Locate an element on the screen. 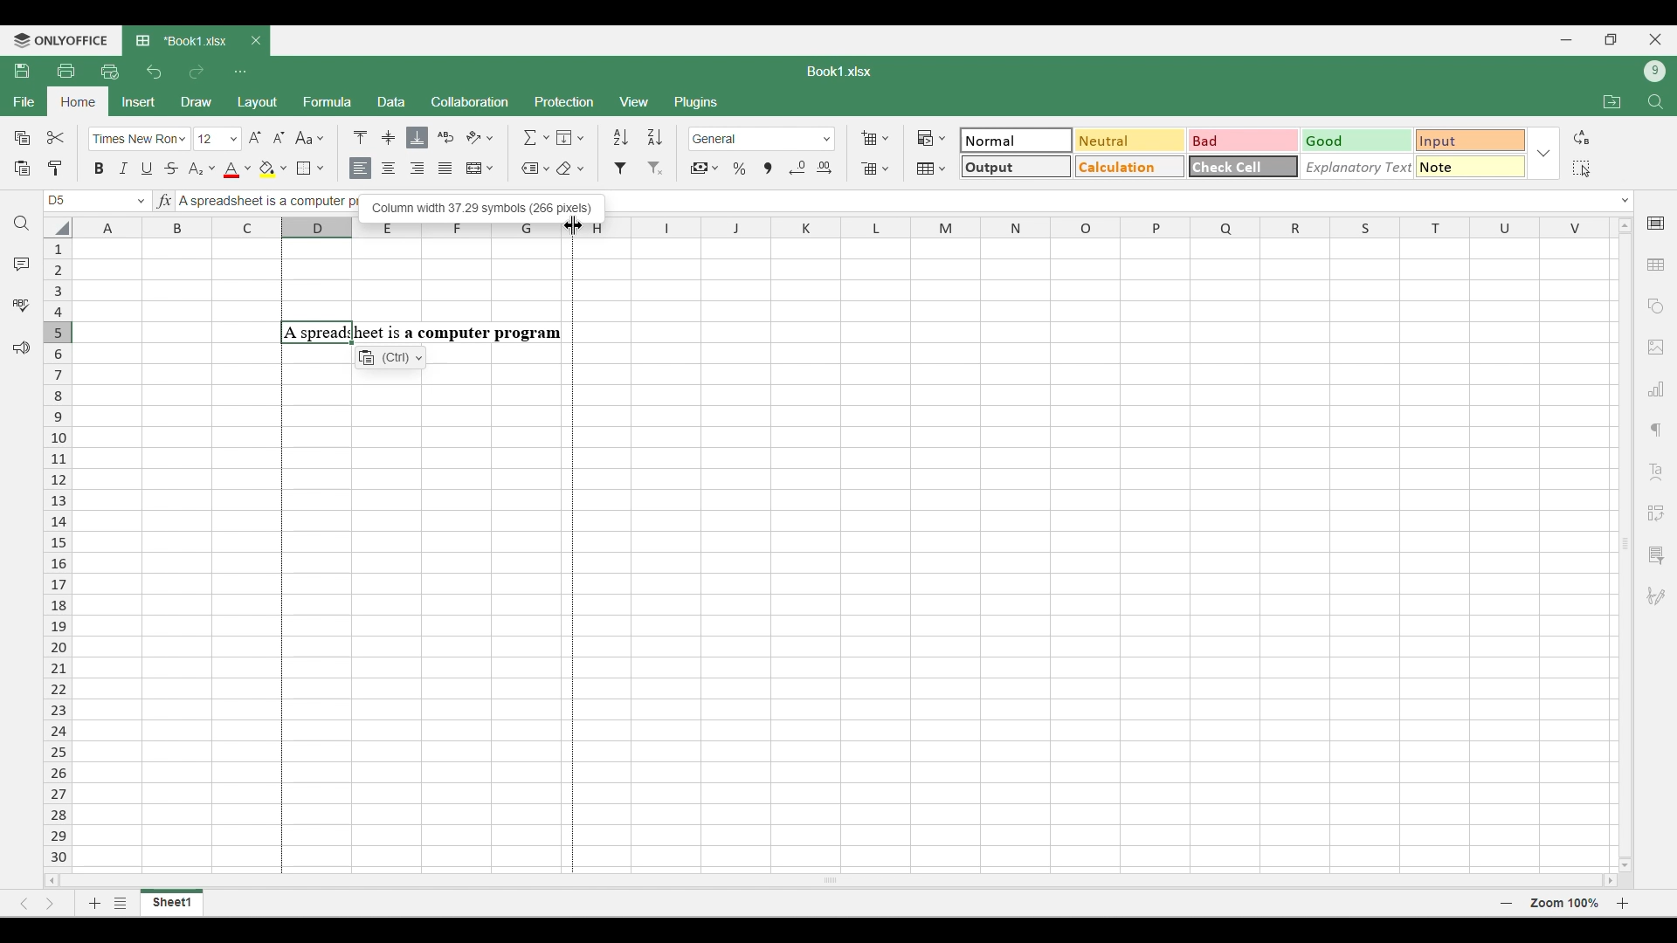 This screenshot has height=943, width=1677. Collaboration menu is located at coordinates (471, 101).